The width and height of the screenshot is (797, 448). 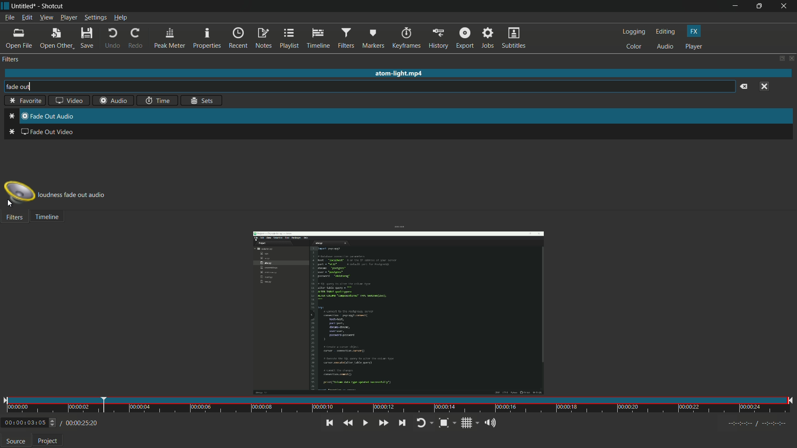 What do you see at coordinates (402, 423) in the screenshot?
I see `skip to the next point` at bounding box center [402, 423].